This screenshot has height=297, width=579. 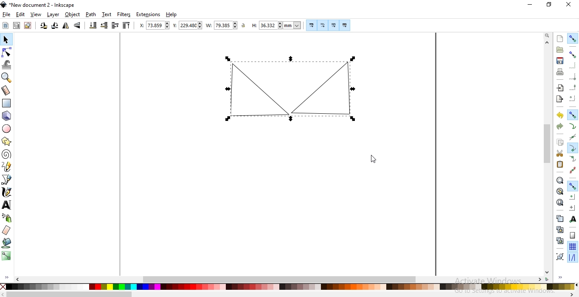 What do you see at coordinates (7, 128) in the screenshot?
I see `create circles, arcs and ellipses` at bounding box center [7, 128].